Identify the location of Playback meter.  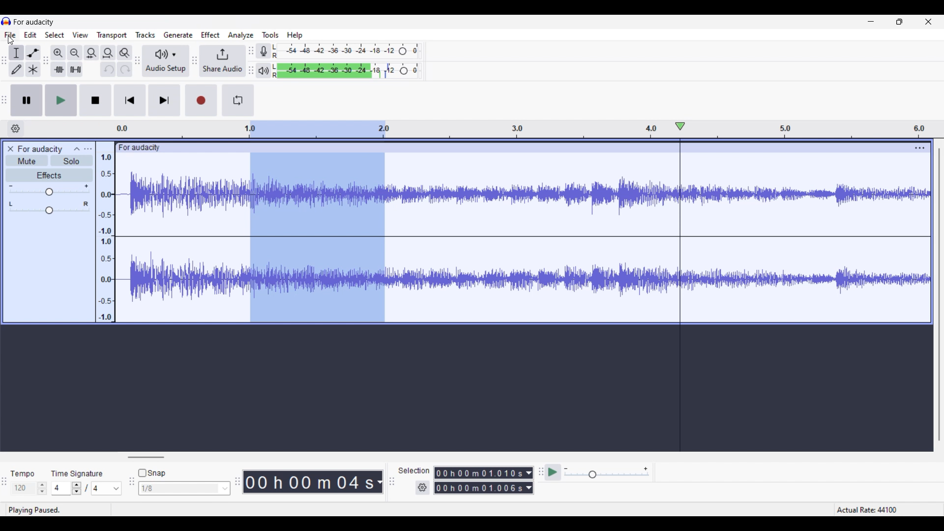
(263, 70).